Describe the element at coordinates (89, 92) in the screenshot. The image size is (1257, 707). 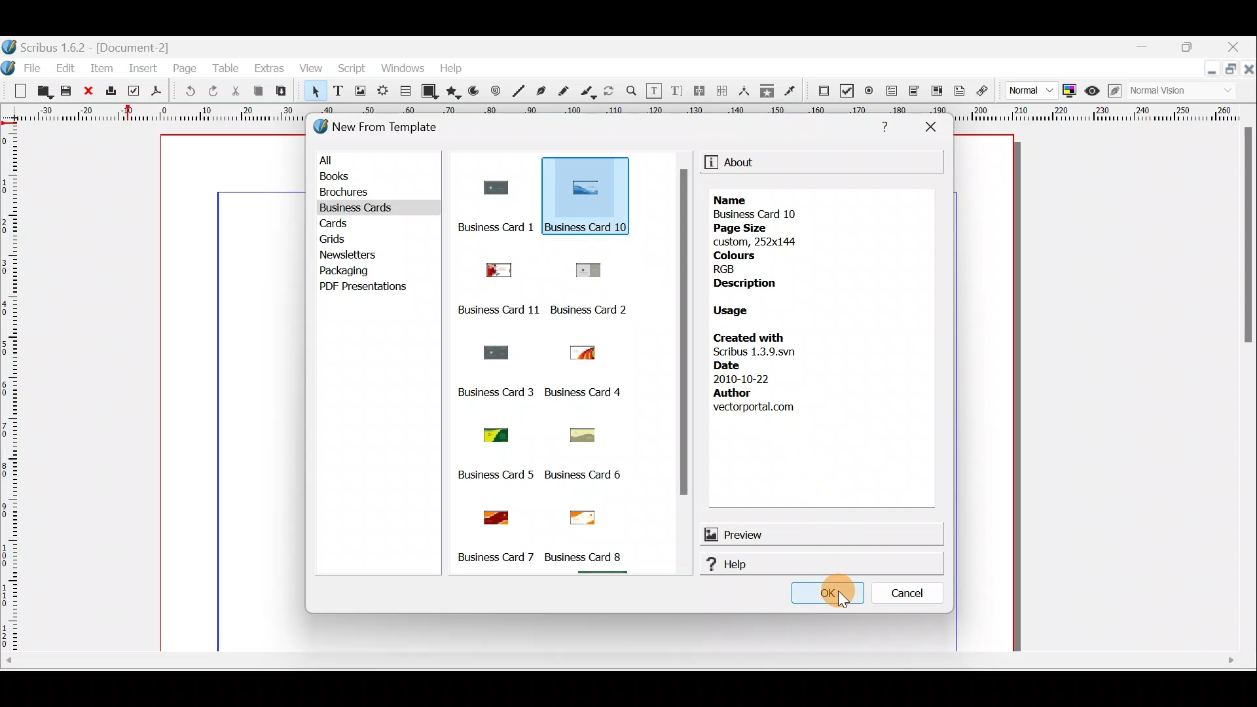
I see `Close` at that location.